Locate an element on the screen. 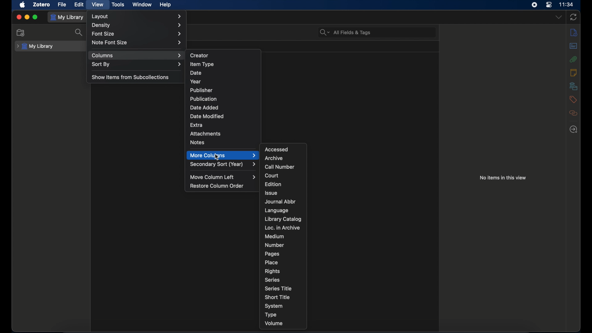  my library is located at coordinates (35, 46).